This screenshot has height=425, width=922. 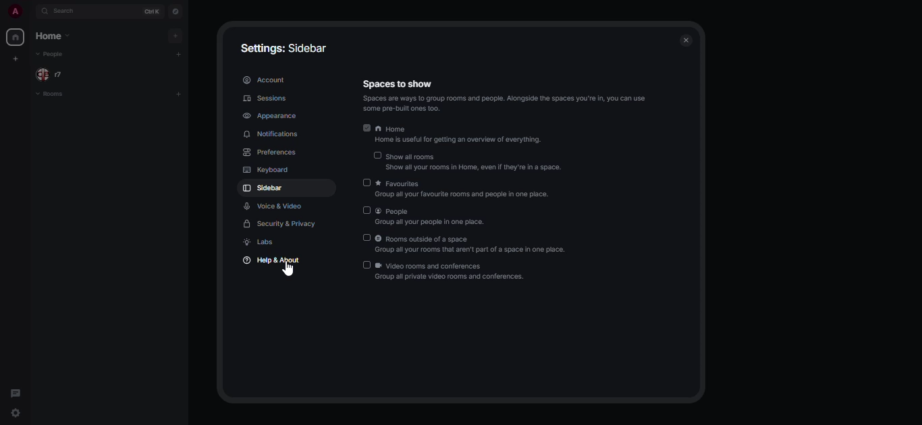 What do you see at coordinates (468, 161) in the screenshot?
I see `‘Show all rooms
Show ail your rooms in Home, even if they're ina space.` at bounding box center [468, 161].